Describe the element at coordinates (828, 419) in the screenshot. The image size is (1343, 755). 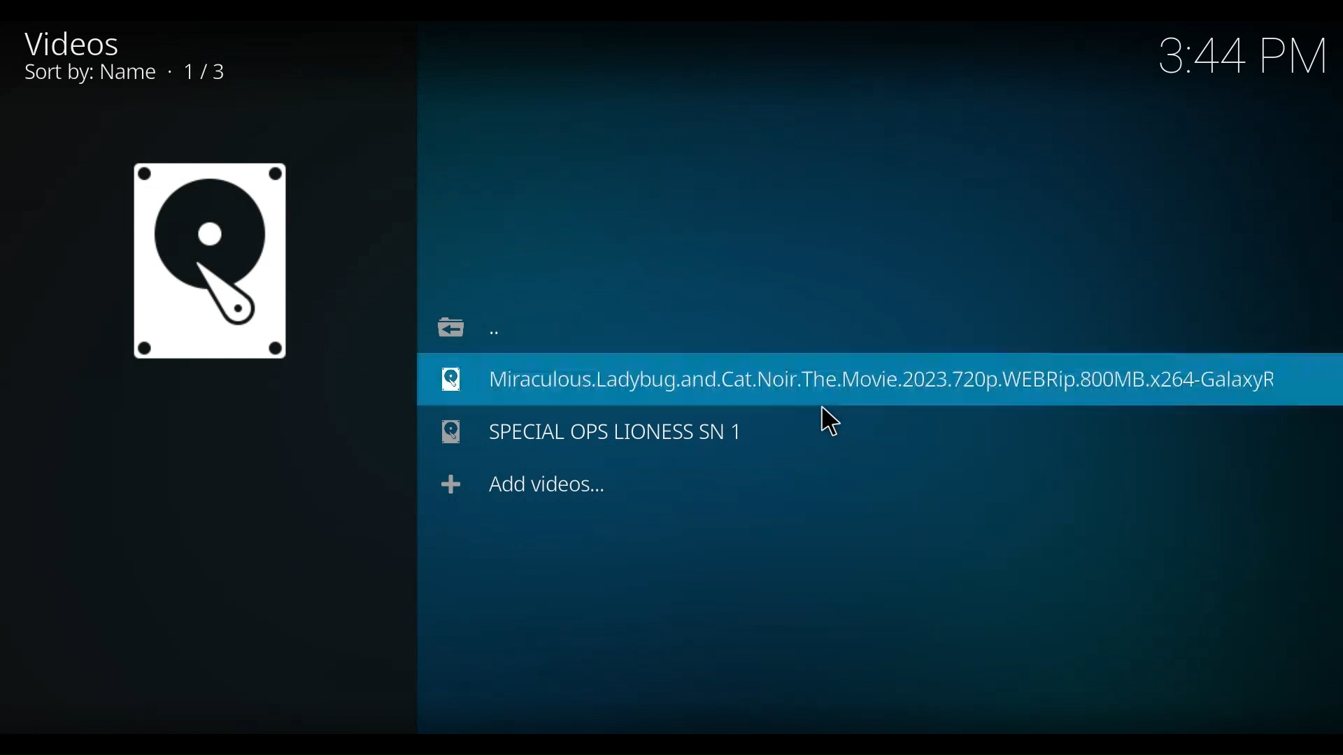
I see `Cursor` at that location.